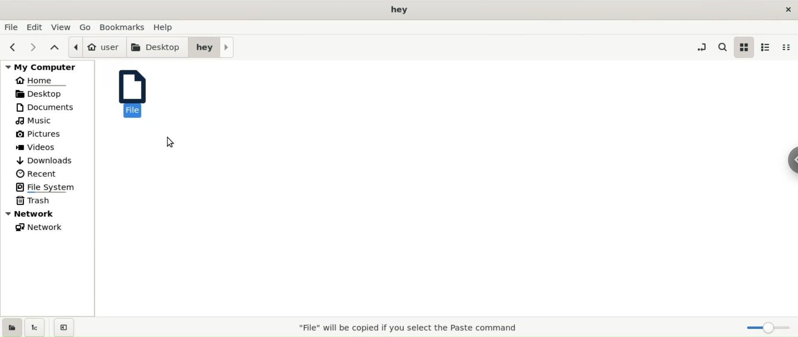  Describe the element at coordinates (165, 28) in the screenshot. I see `help` at that location.